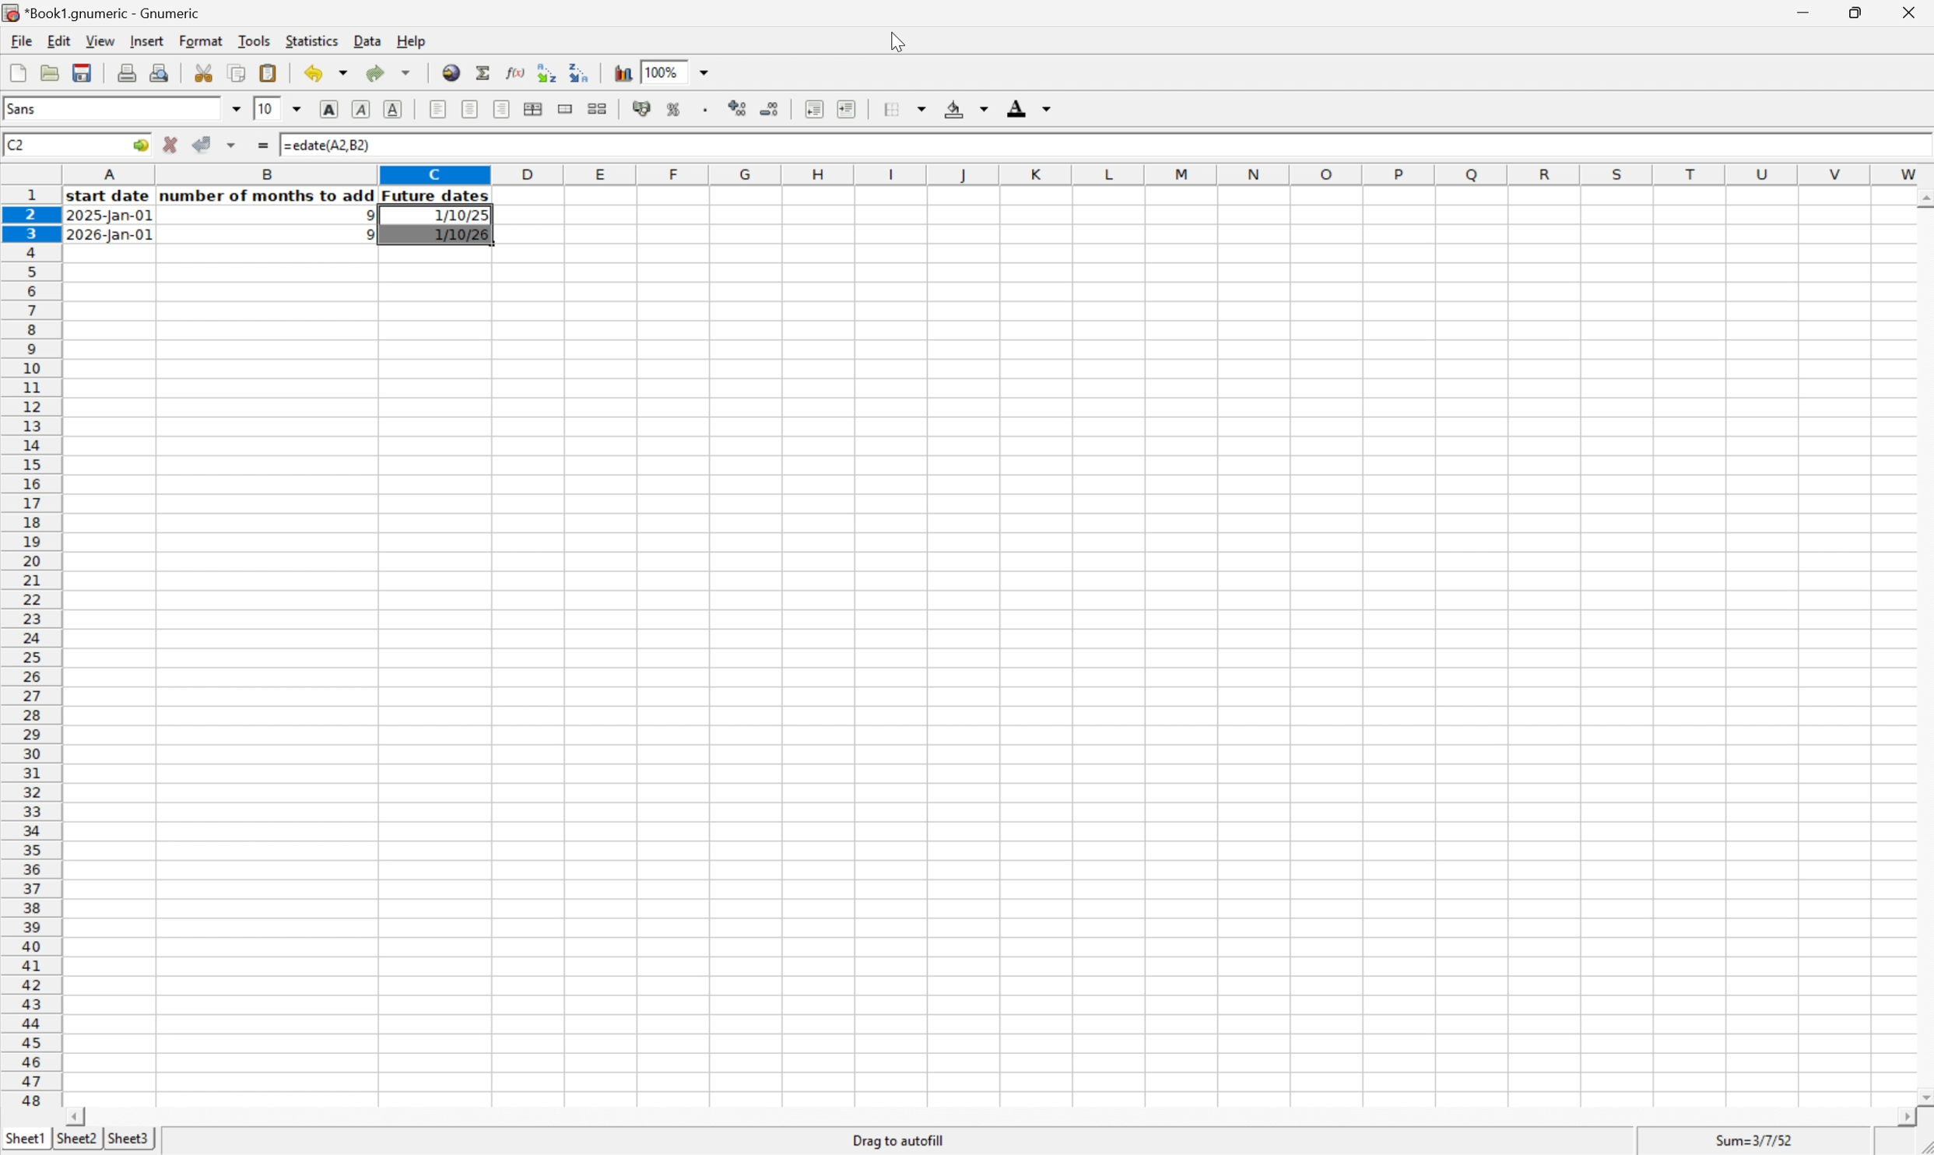 This screenshot has width=1934, height=1155. What do you see at coordinates (173, 145) in the screenshot?
I see `Cancel changes` at bounding box center [173, 145].